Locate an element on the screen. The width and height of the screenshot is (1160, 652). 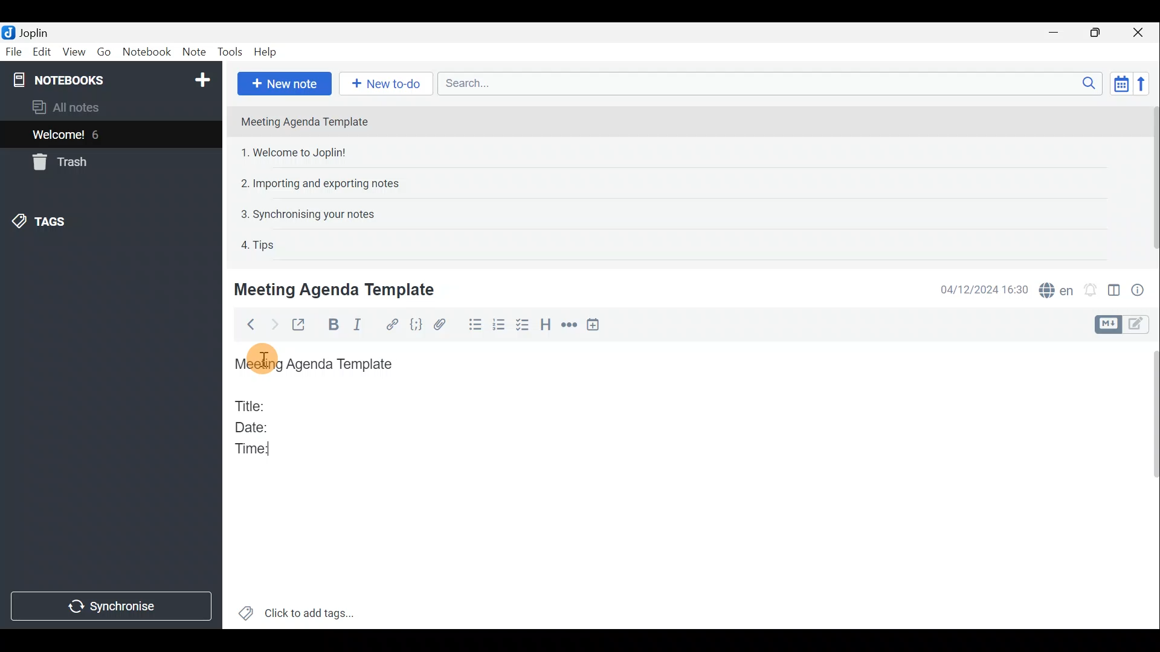
Maximise is located at coordinates (1096, 34).